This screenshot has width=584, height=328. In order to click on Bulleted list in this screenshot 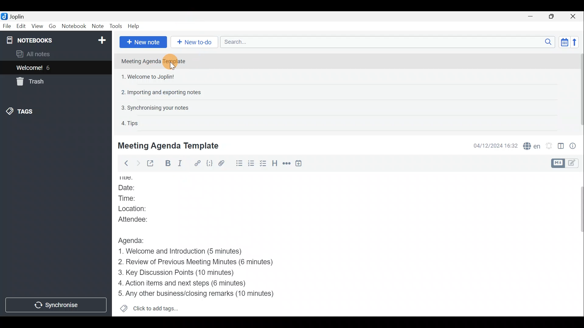, I will do `click(239, 163)`.